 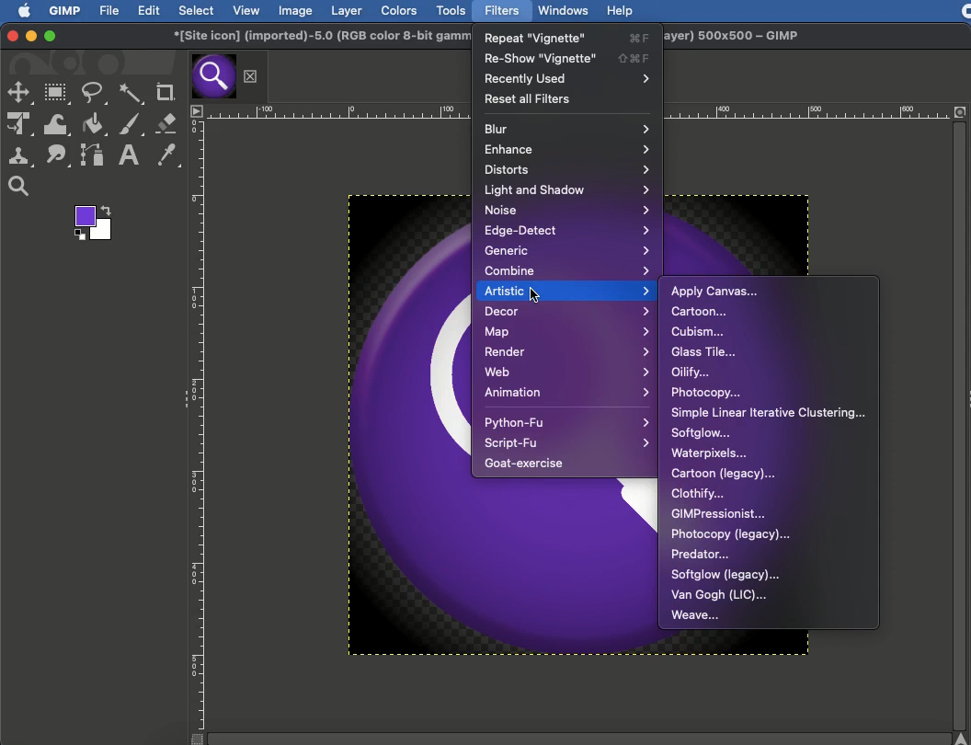 What do you see at coordinates (715, 291) in the screenshot?
I see `Apply canvas` at bounding box center [715, 291].